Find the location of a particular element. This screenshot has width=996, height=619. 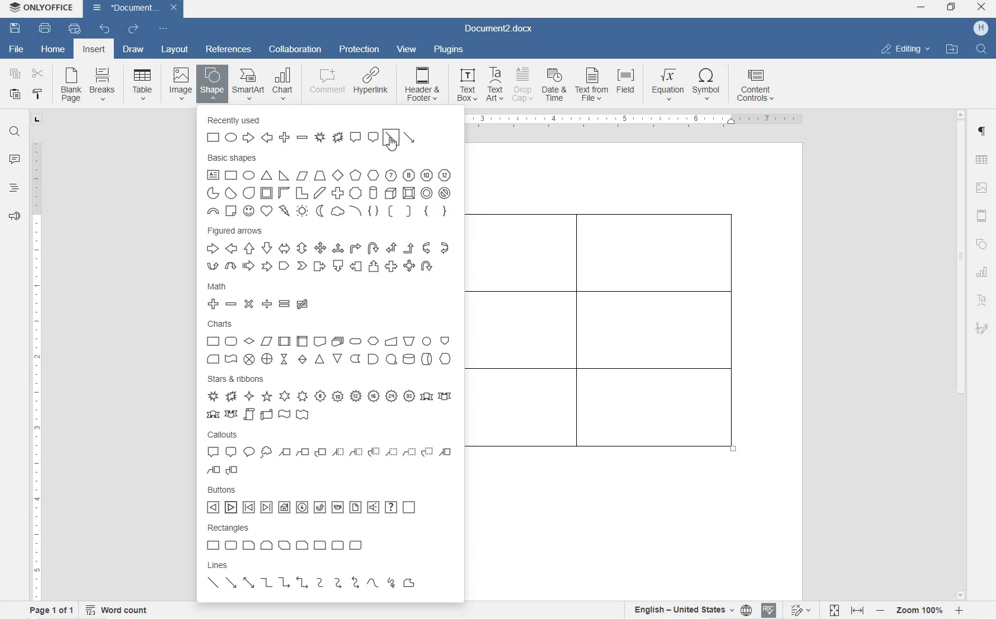

print is located at coordinates (46, 28).